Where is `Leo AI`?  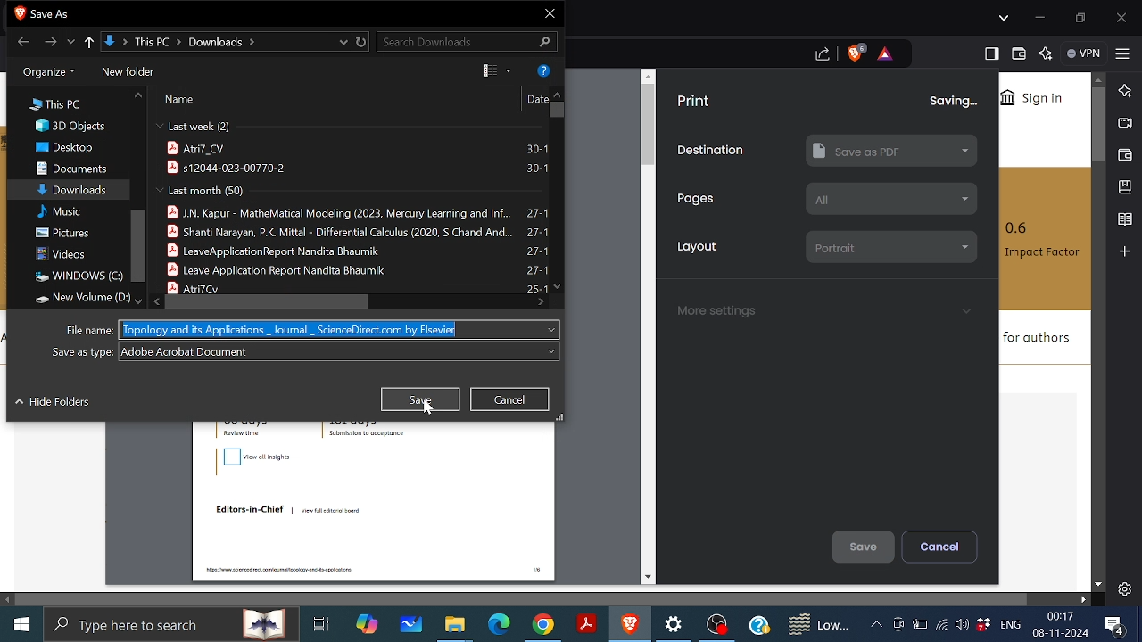
Leo AI is located at coordinates (1123, 91).